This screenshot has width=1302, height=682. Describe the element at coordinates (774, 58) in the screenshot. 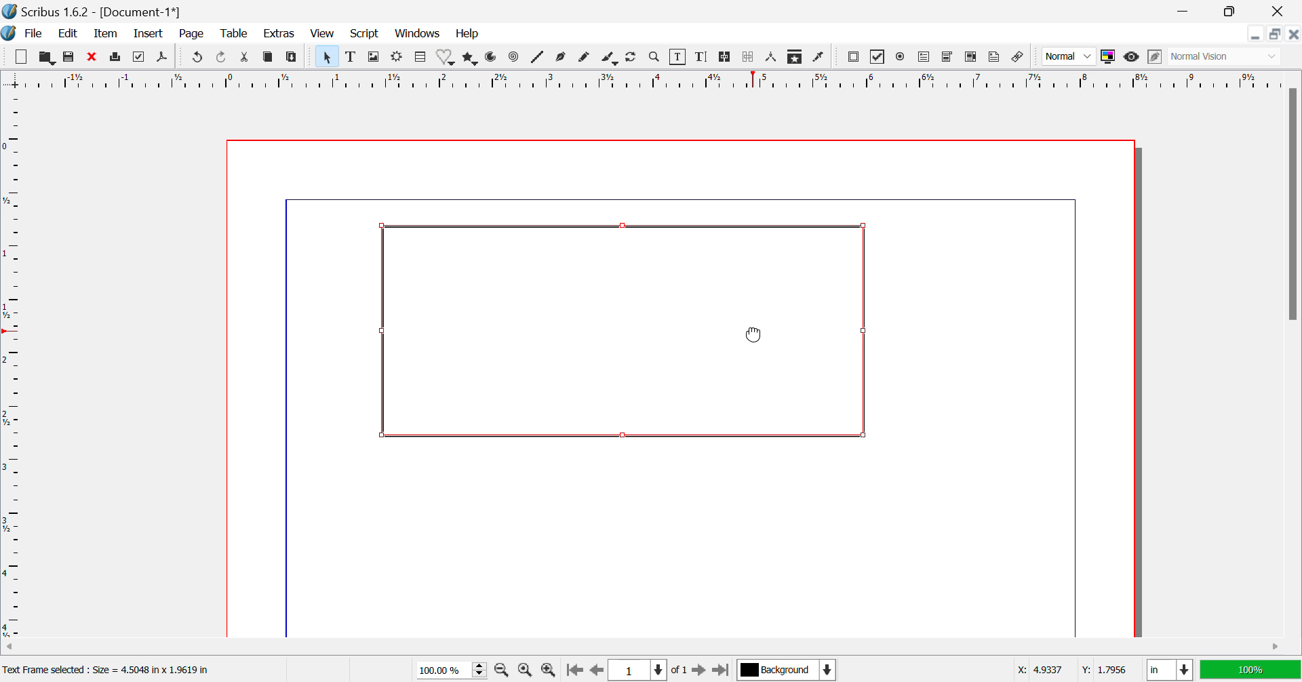

I see `Measurements` at that location.